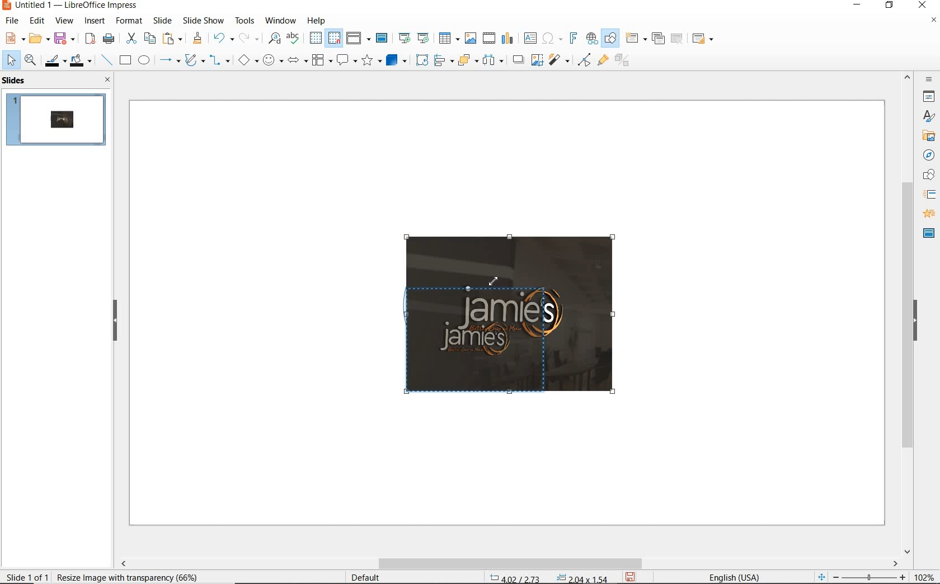 This screenshot has width=940, height=584. Describe the element at coordinates (106, 60) in the screenshot. I see `insert line` at that location.